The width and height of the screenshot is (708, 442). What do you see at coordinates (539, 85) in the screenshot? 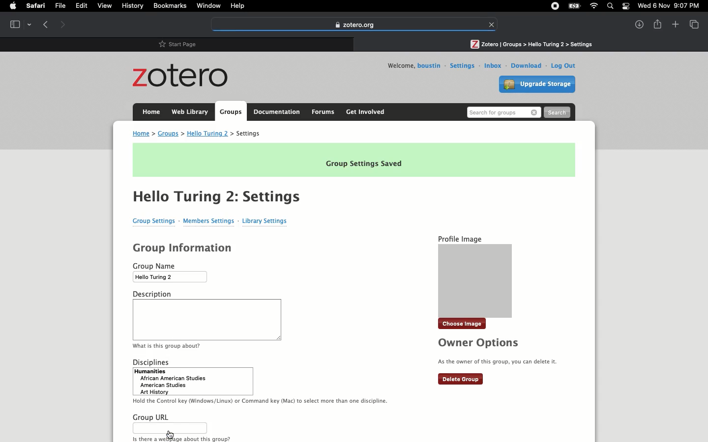
I see `Upgrade storage` at bounding box center [539, 85].